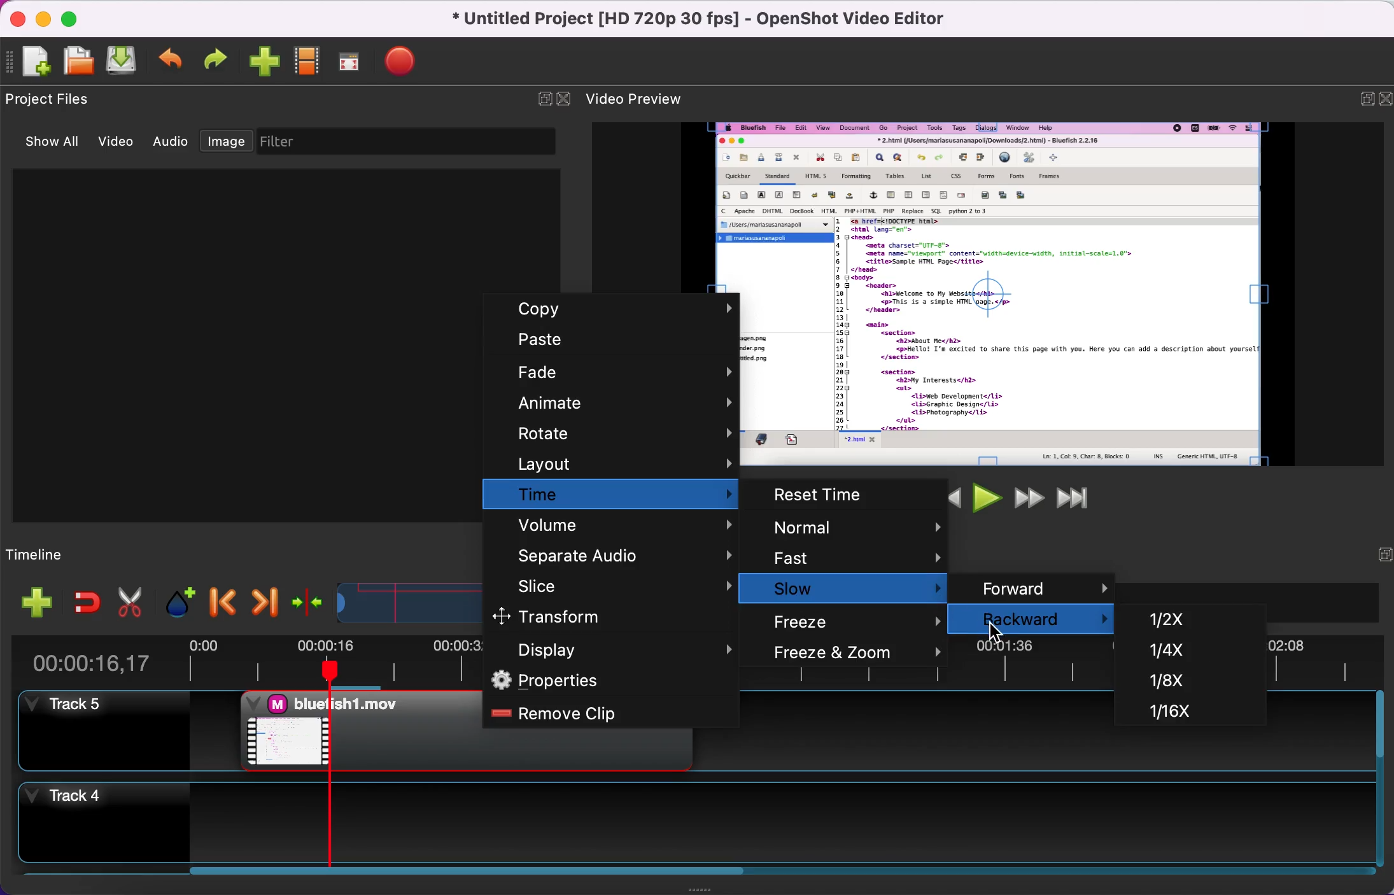 The width and height of the screenshot is (1394, 895). What do you see at coordinates (607, 714) in the screenshot?
I see `remove clip` at bounding box center [607, 714].